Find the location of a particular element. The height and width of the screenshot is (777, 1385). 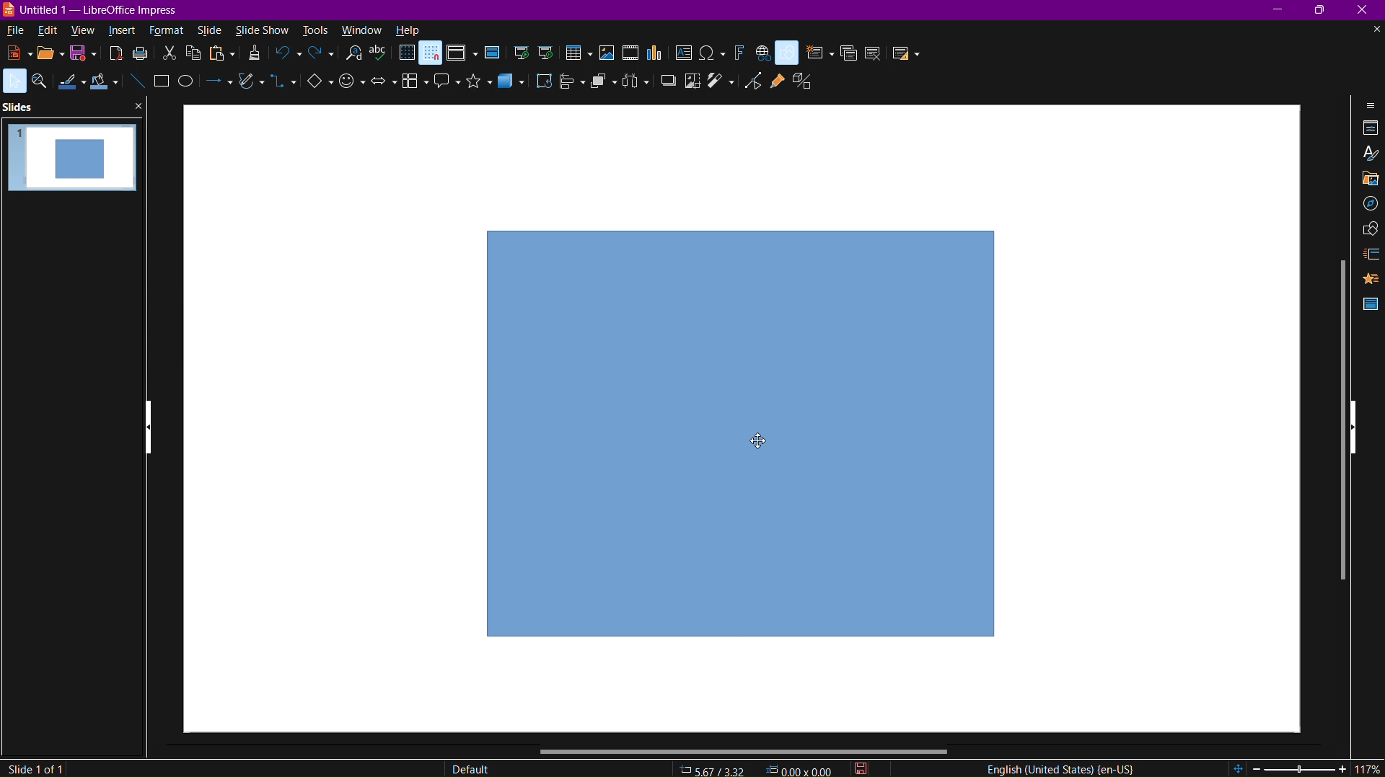

Minimize is located at coordinates (1279, 10).